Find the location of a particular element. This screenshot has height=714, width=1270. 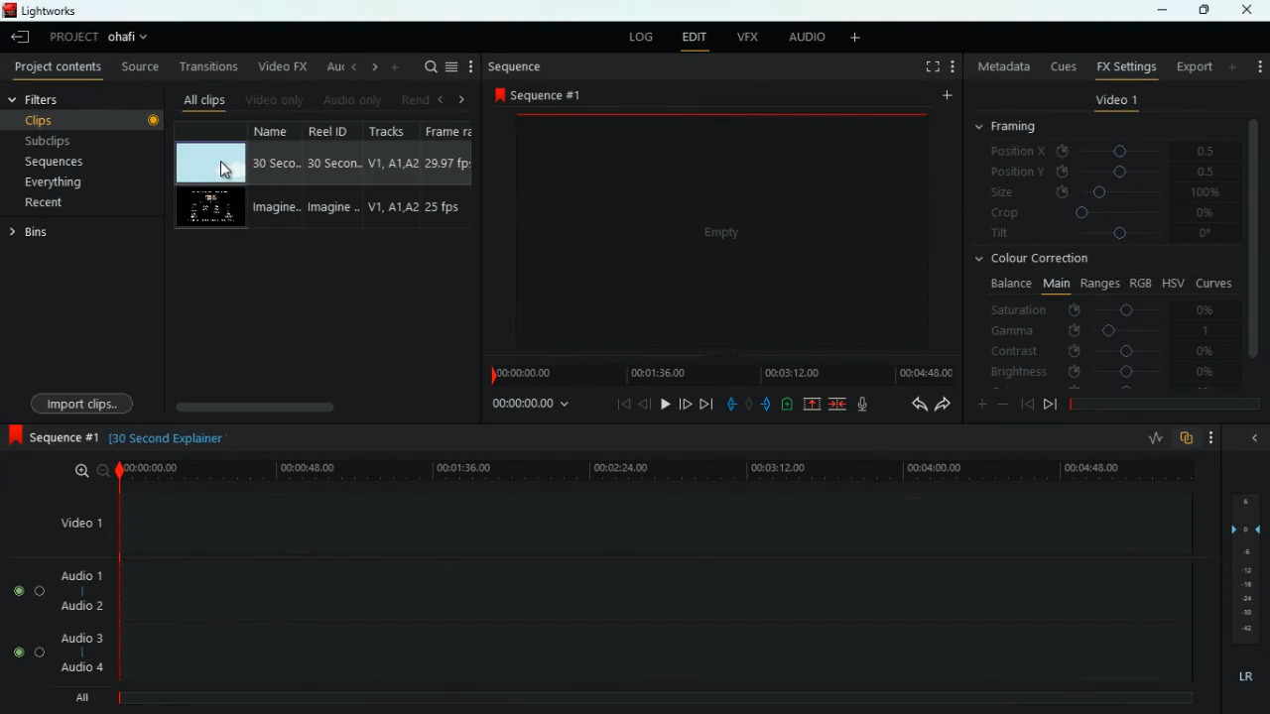

au is located at coordinates (328, 66).